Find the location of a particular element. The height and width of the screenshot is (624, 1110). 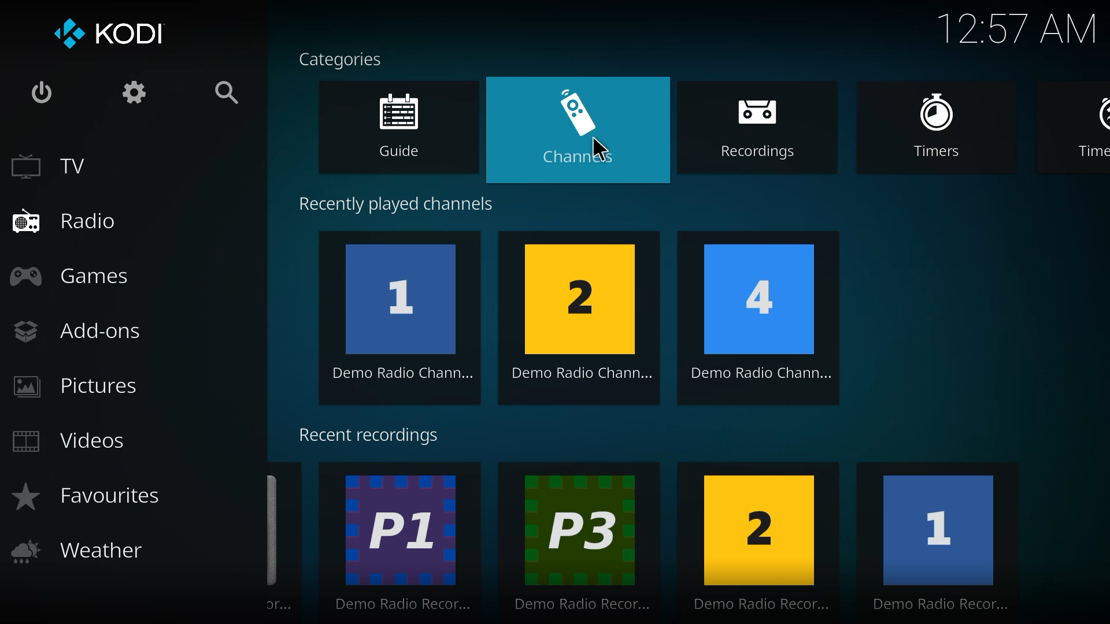

recent is located at coordinates (372, 436).